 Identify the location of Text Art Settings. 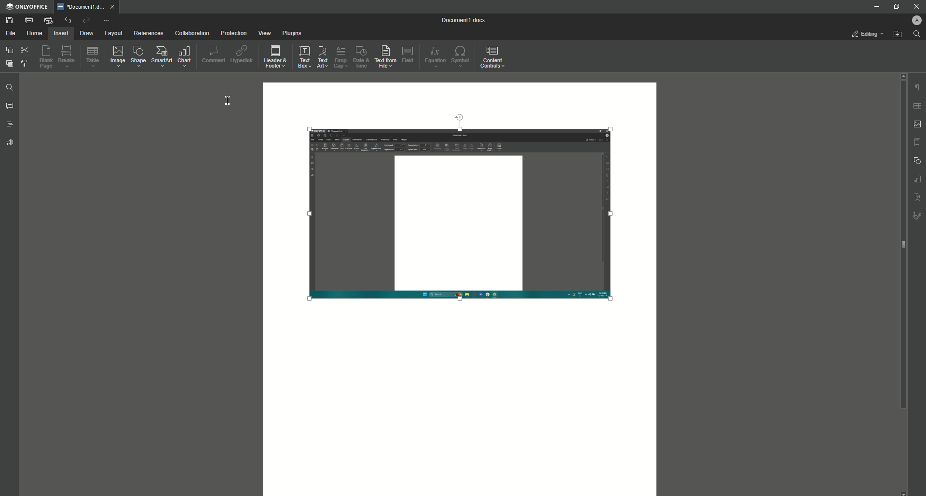
(918, 198).